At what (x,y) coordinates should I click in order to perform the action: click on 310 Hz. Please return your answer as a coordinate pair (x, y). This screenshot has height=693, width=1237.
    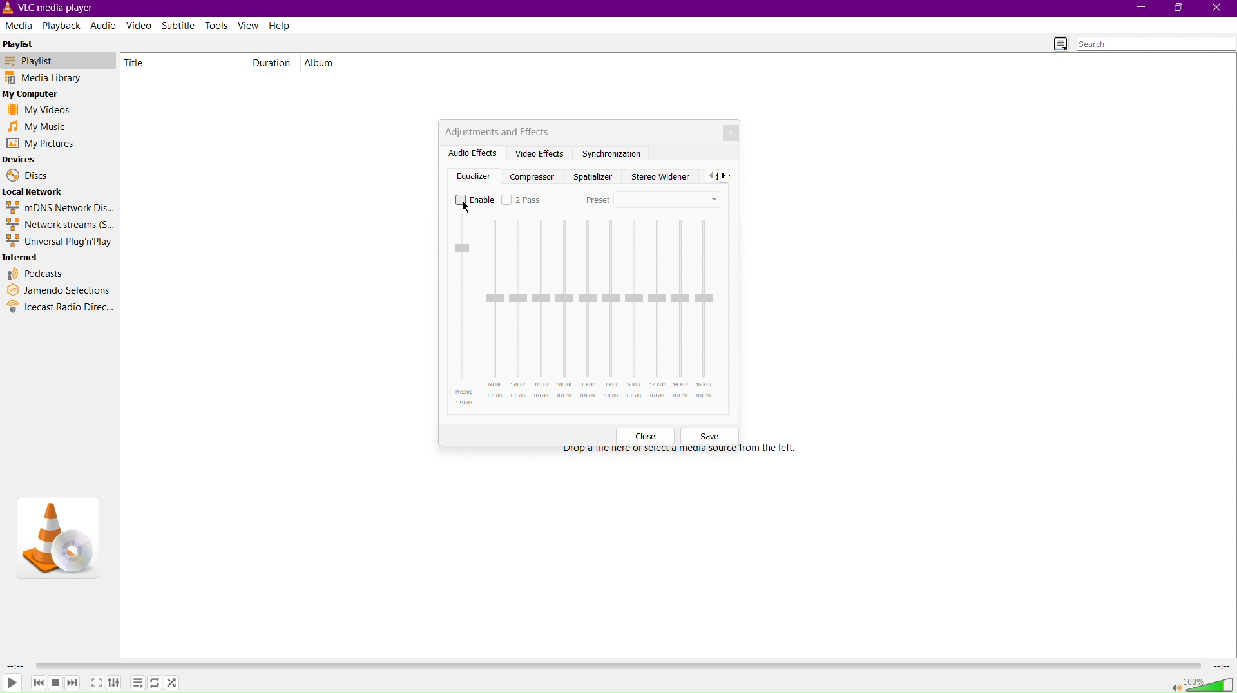
    Looking at the image, I should click on (542, 308).